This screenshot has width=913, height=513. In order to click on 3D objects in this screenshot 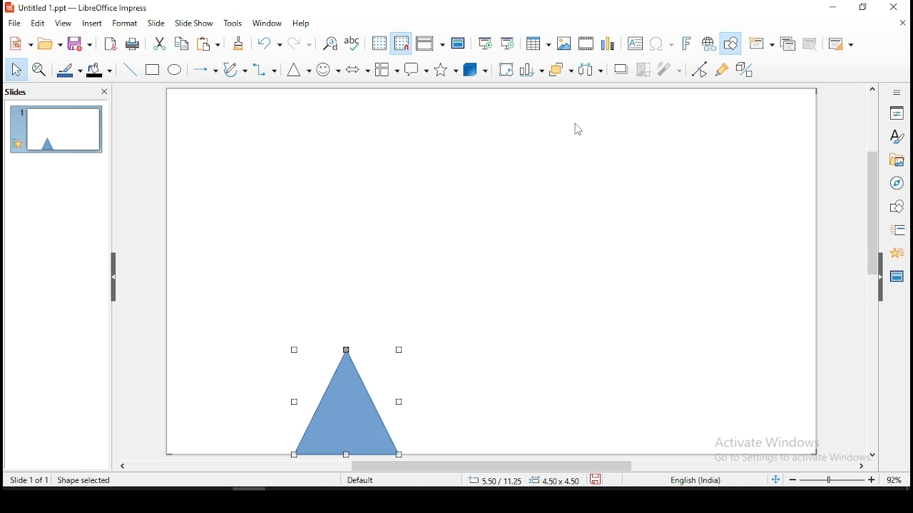, I will do `click(476, 69)`.